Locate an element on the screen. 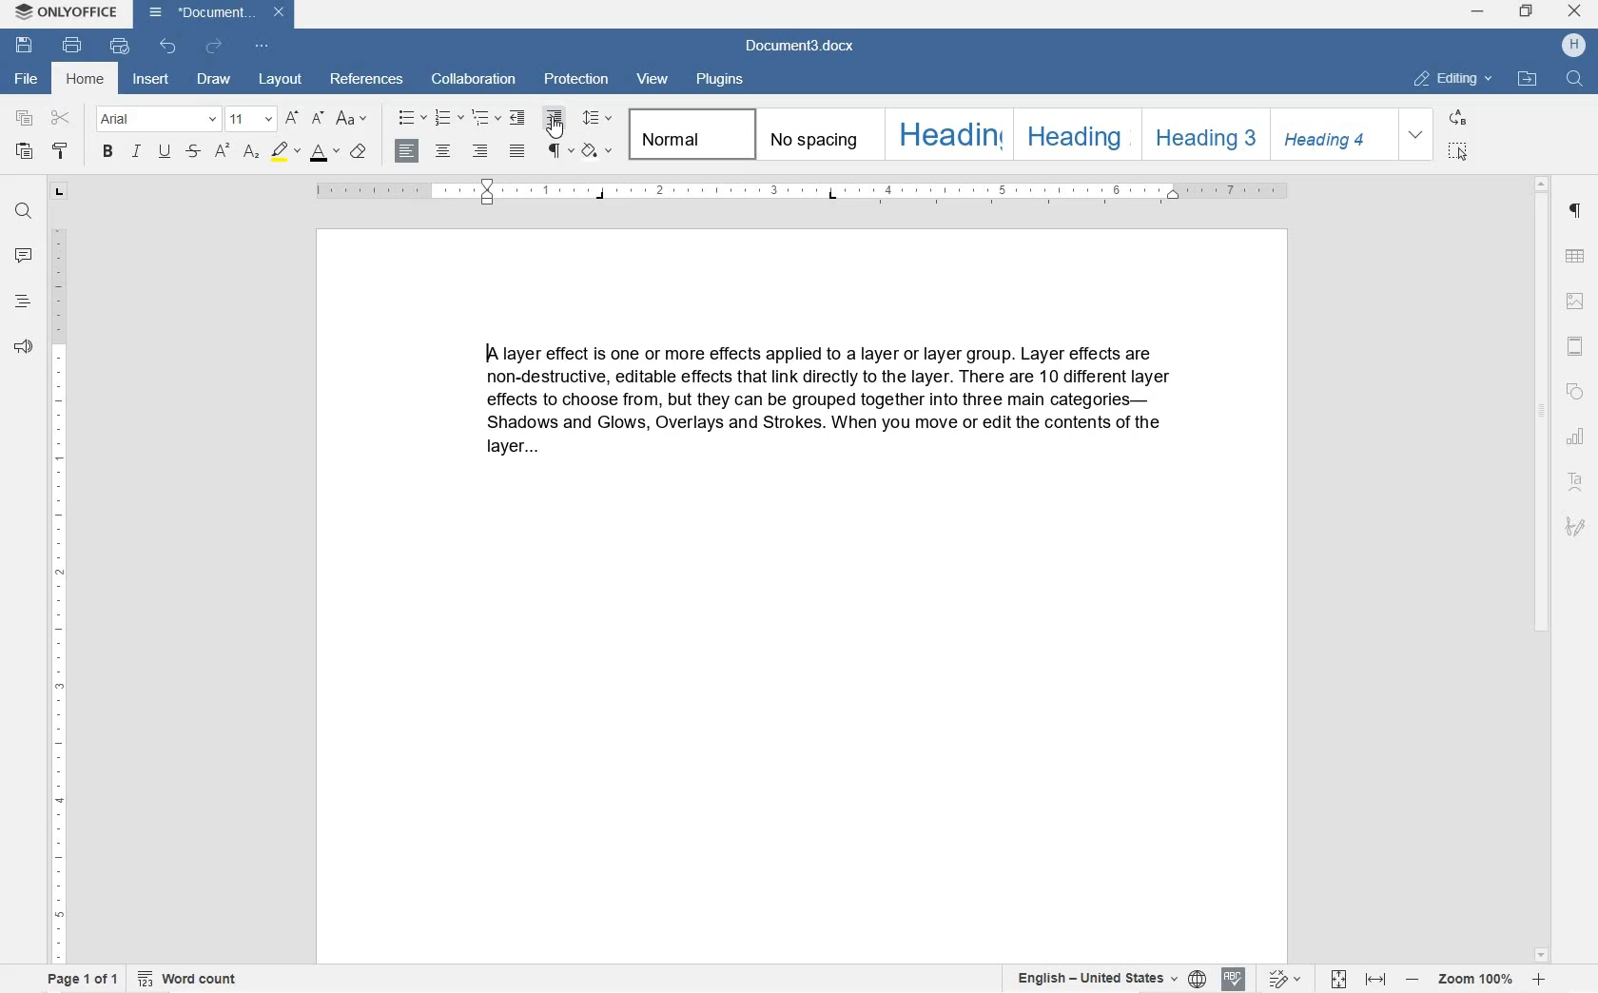 The image size is (1598, 993). SPELL CHECK is located at coordinates (1236, 978).